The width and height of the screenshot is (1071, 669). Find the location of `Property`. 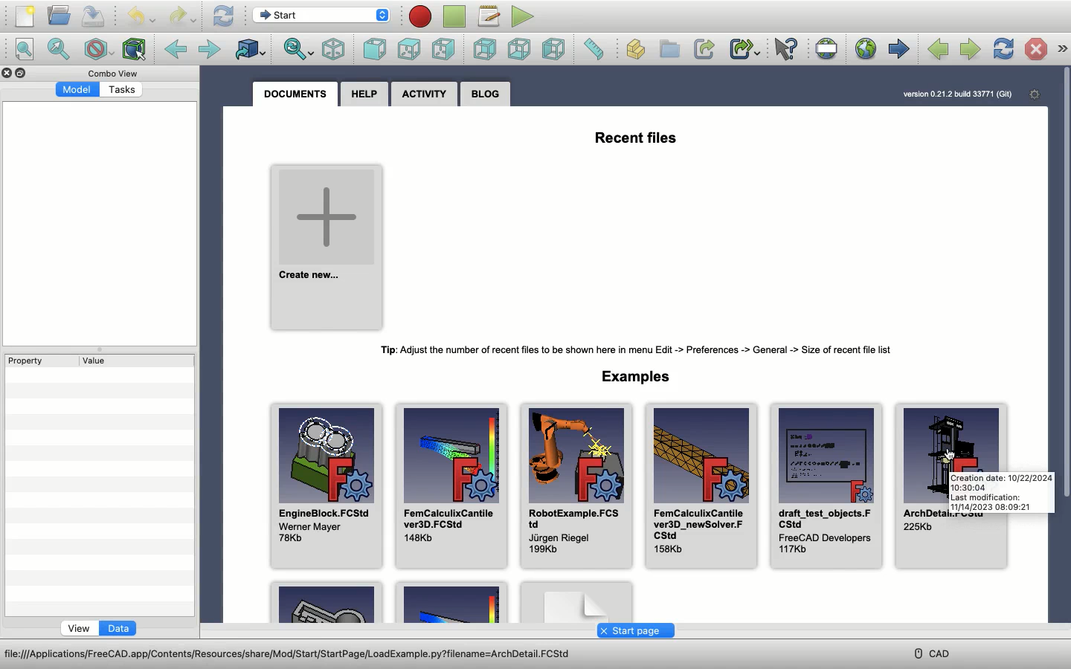

Property is located at coordinates (24, 361).